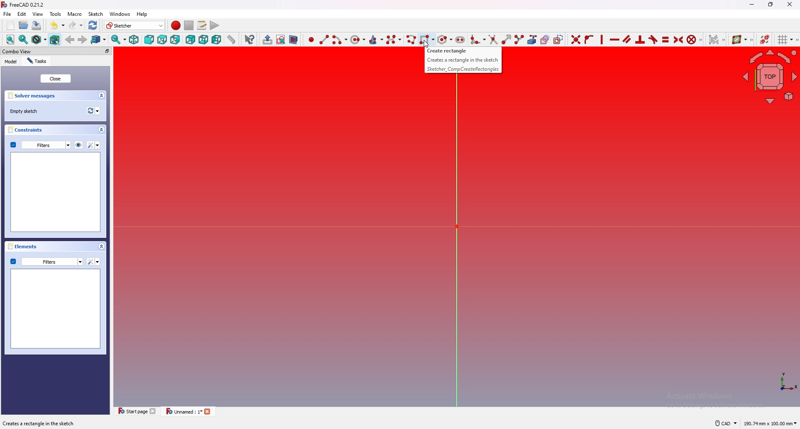 This screenshot has height=429, width=800. What do you see at coordinates (25, 130) in the screenshot?
I see `constraints` at bounding box center [25, 130].